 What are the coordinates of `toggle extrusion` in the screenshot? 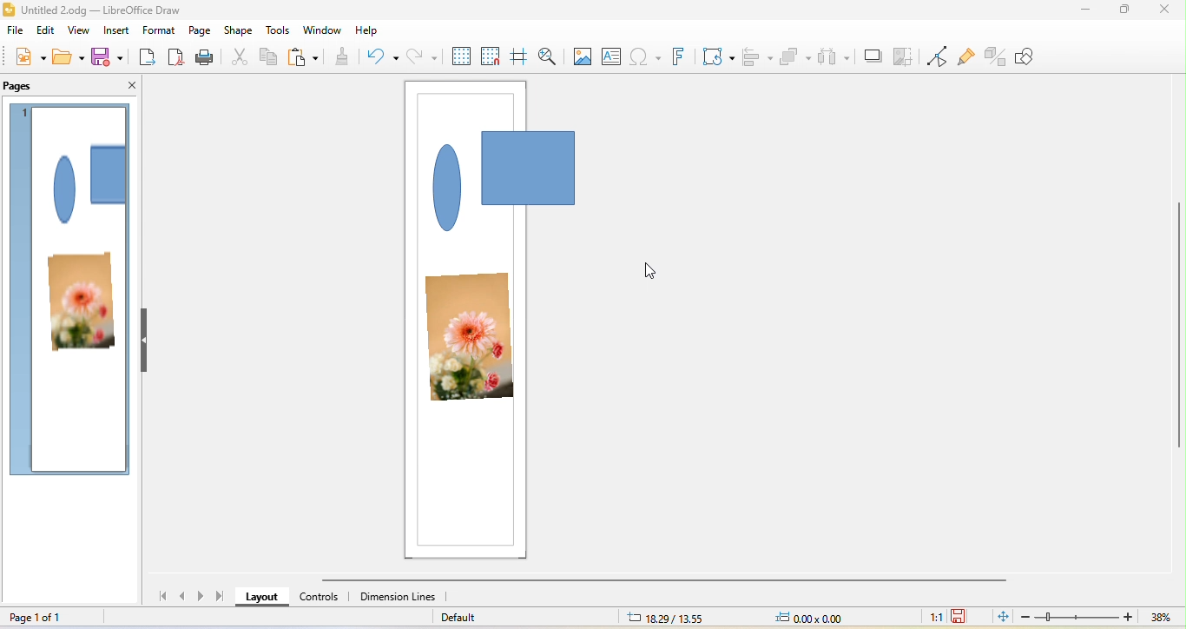 It's located at (995, 56).